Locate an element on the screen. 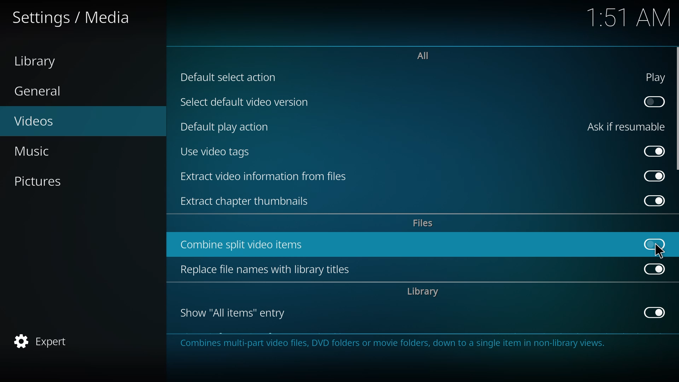 The image size is (679, 382). extract chapter thumbnails is located at coordinates (249, 201).